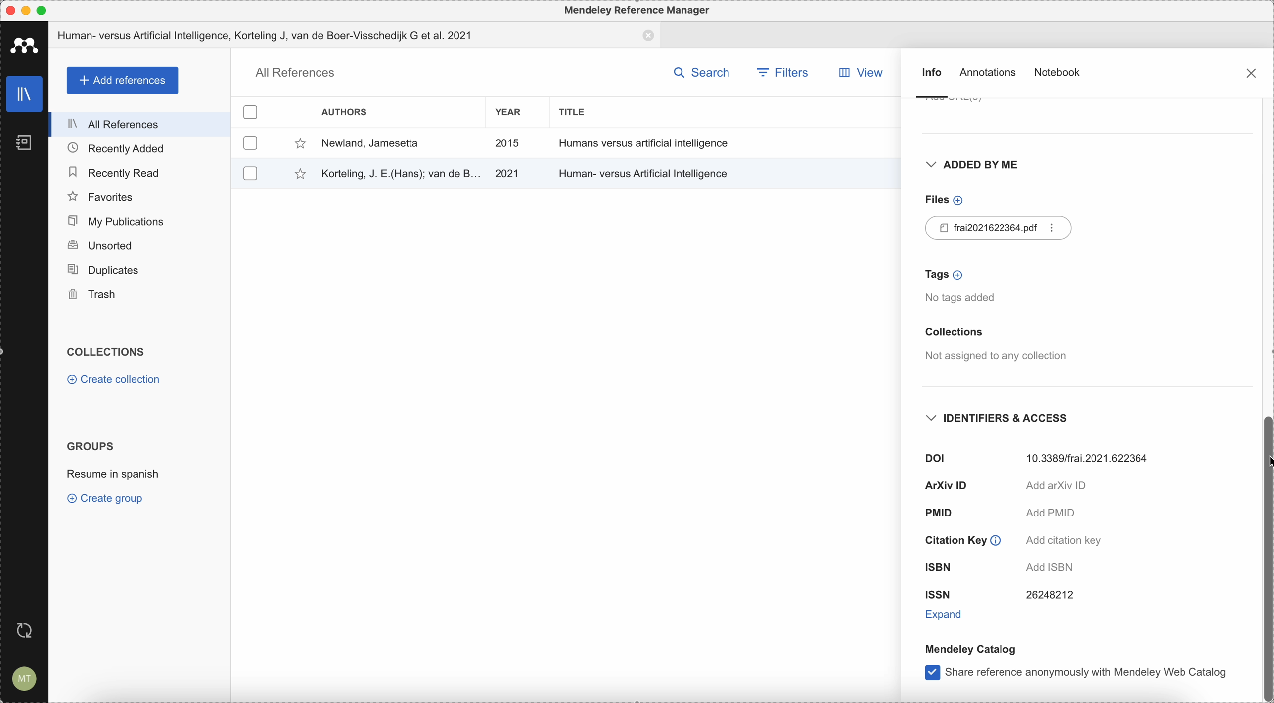 Image resolution: width=1274 pixels, height=703 pixels. What do you see at coordinates (1250, 72) in the screenshot?
I see `close` at bounding box center [1250, 72].